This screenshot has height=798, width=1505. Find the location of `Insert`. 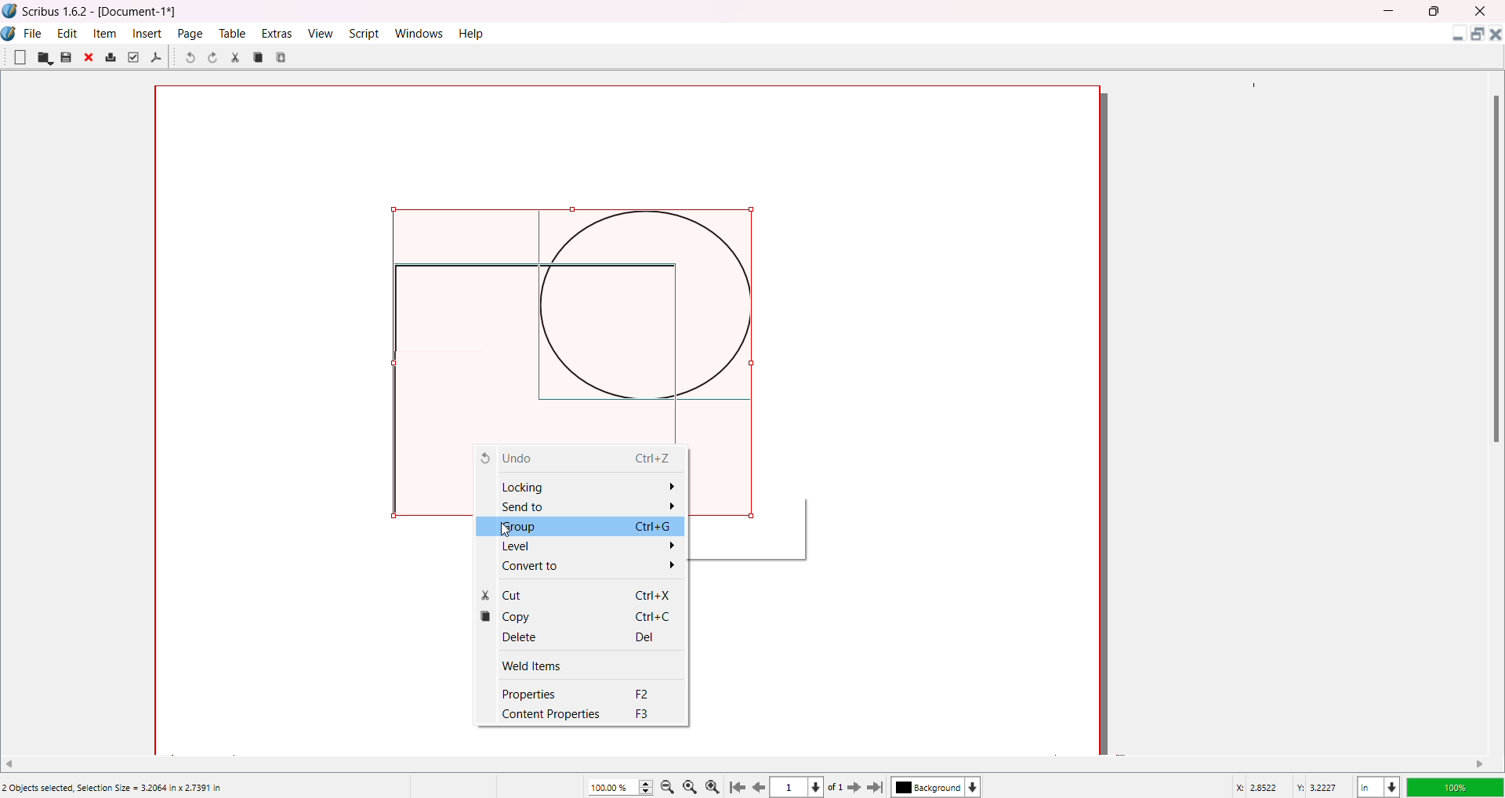

Insert is located at coordinates (149, 33).